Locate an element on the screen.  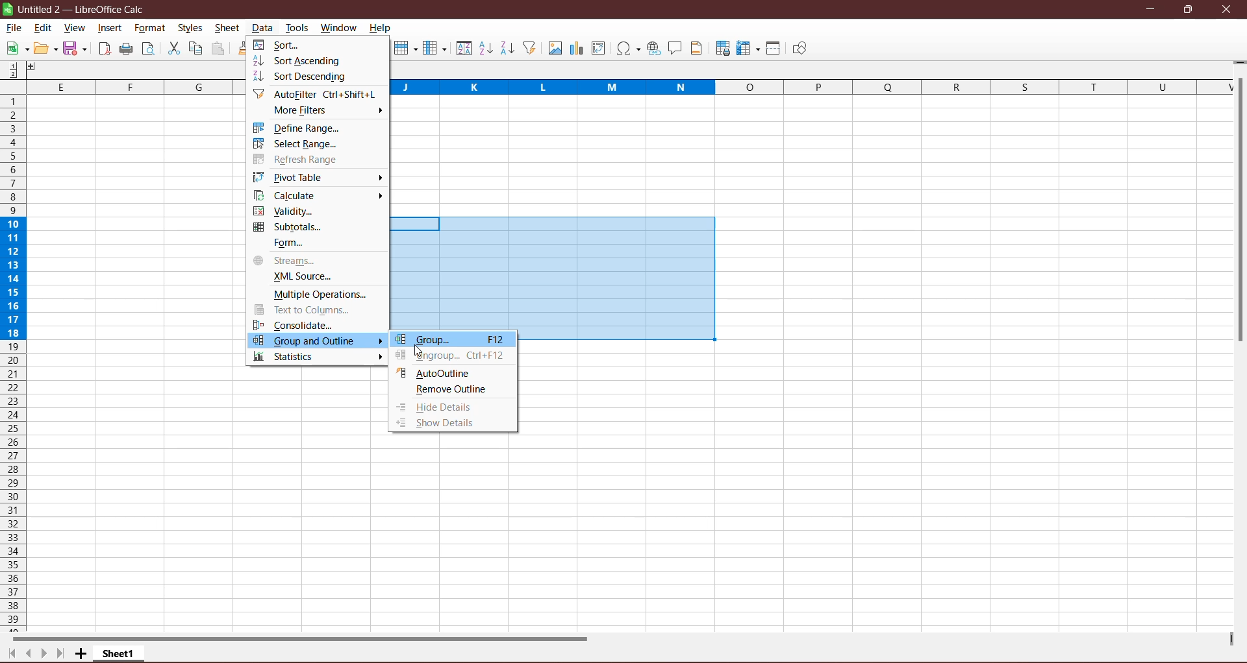
Multiple Operations is located at coordinates (317, 294).